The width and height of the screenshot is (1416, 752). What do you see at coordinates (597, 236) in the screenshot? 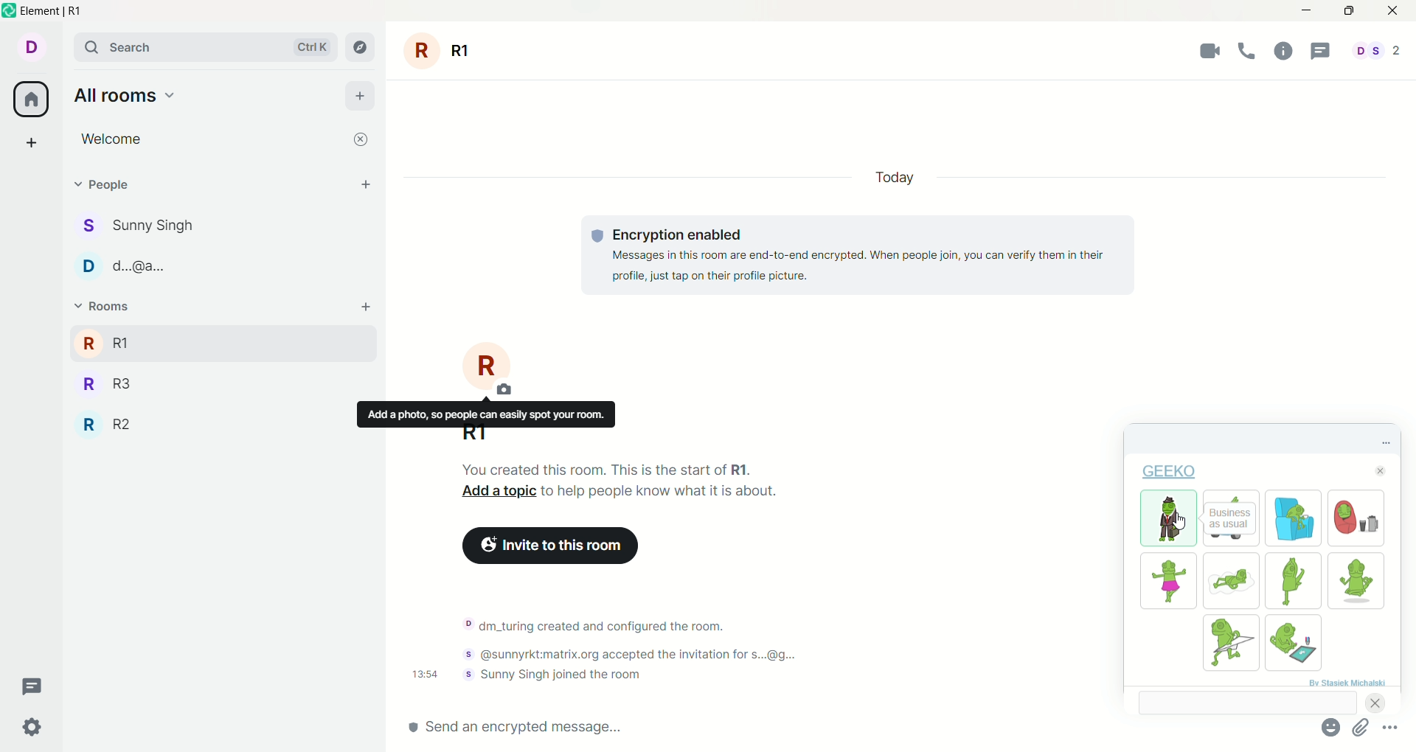
I see `Text logo` at bounding box center [597, 236].